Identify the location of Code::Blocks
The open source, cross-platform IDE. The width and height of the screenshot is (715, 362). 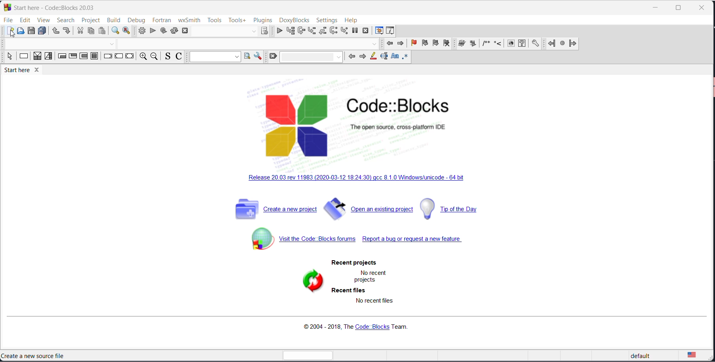
(357, 126).